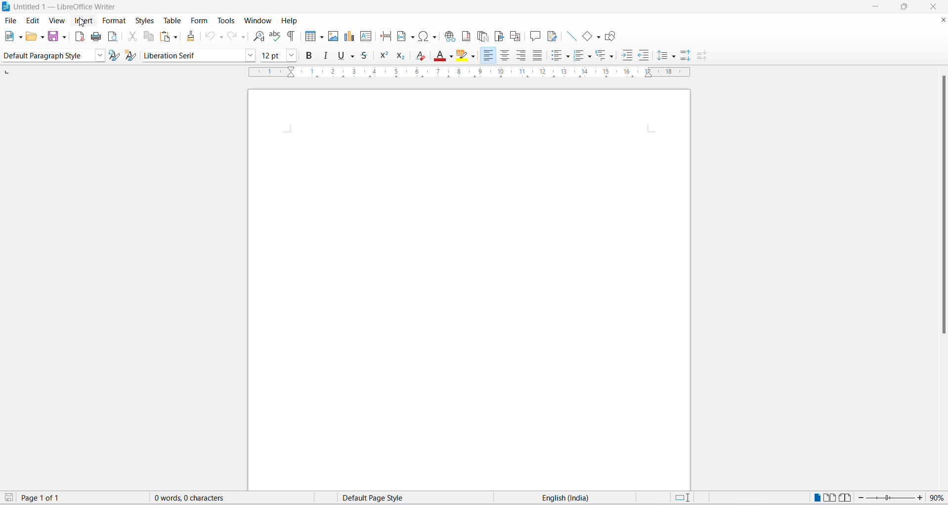  Describe the element at coordinates (568, 57) in the screenshot. I see `toggle unordered list` at that location.